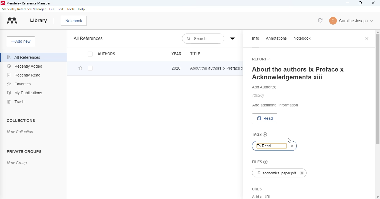 Image resolution: width=380 pixels, height=199 pixels. Describe the element at coordinates (257, 161) in the screenshot. I see `files` at that location.